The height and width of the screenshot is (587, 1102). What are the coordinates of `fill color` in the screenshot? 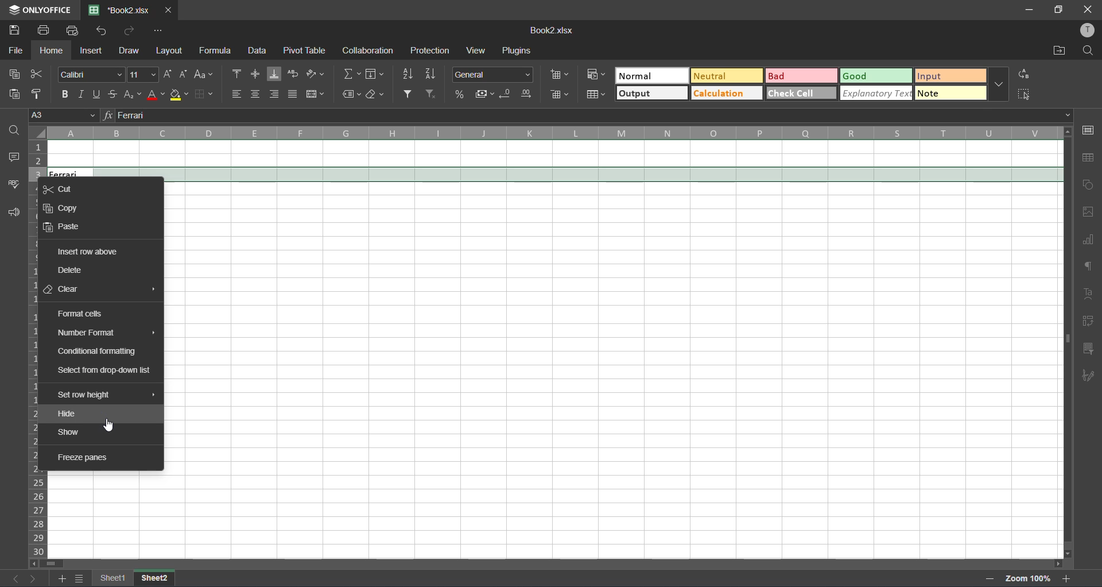 It's located at (182, 95).